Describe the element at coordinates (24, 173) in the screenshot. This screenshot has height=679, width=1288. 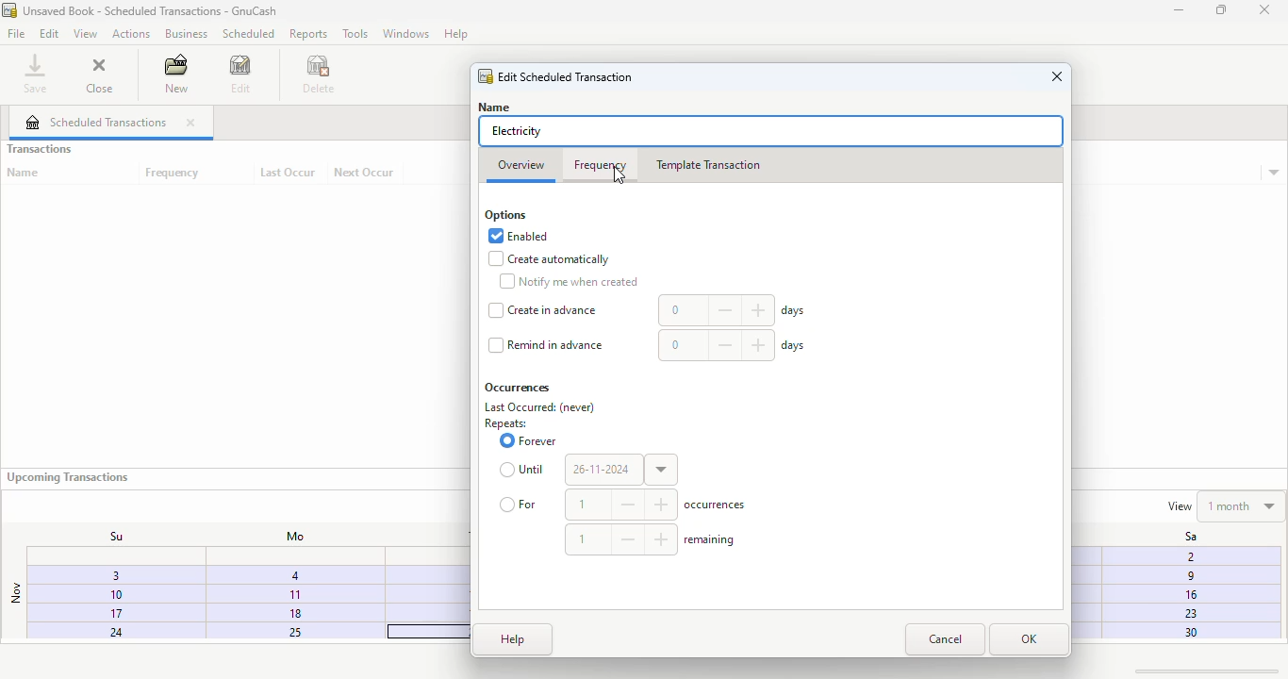
I see `name` at that location.